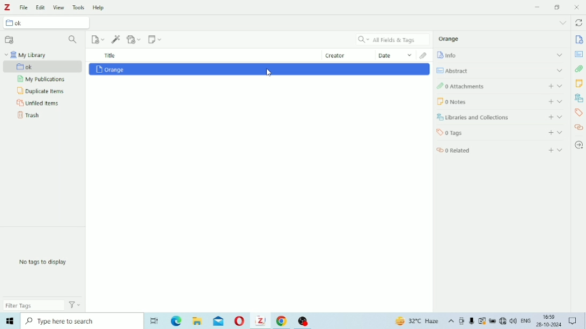 This screenshot has height=329, width=586. I want to click on Opera Mini, so click(240, 321).